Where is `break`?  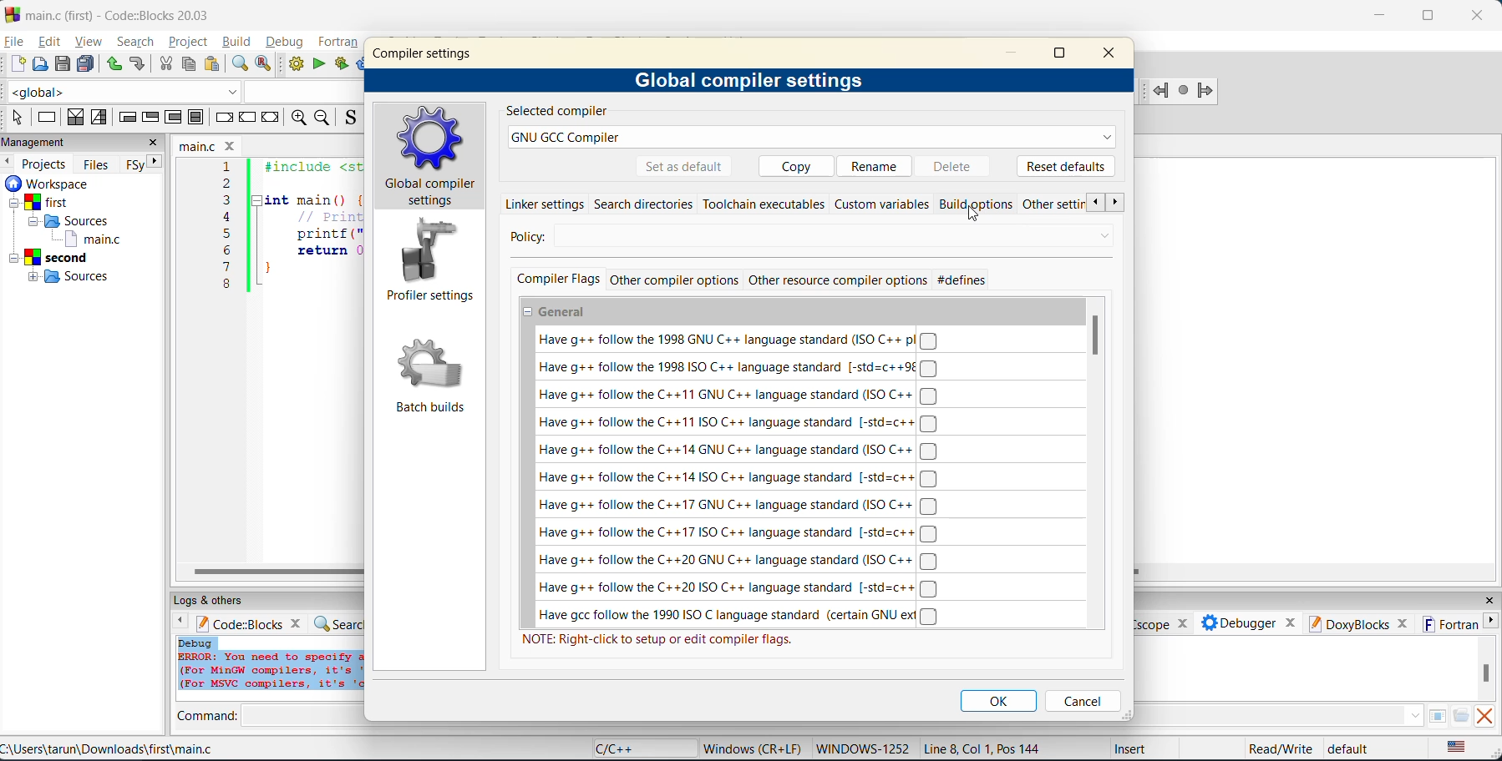
break is located at coordinates (222, 116).